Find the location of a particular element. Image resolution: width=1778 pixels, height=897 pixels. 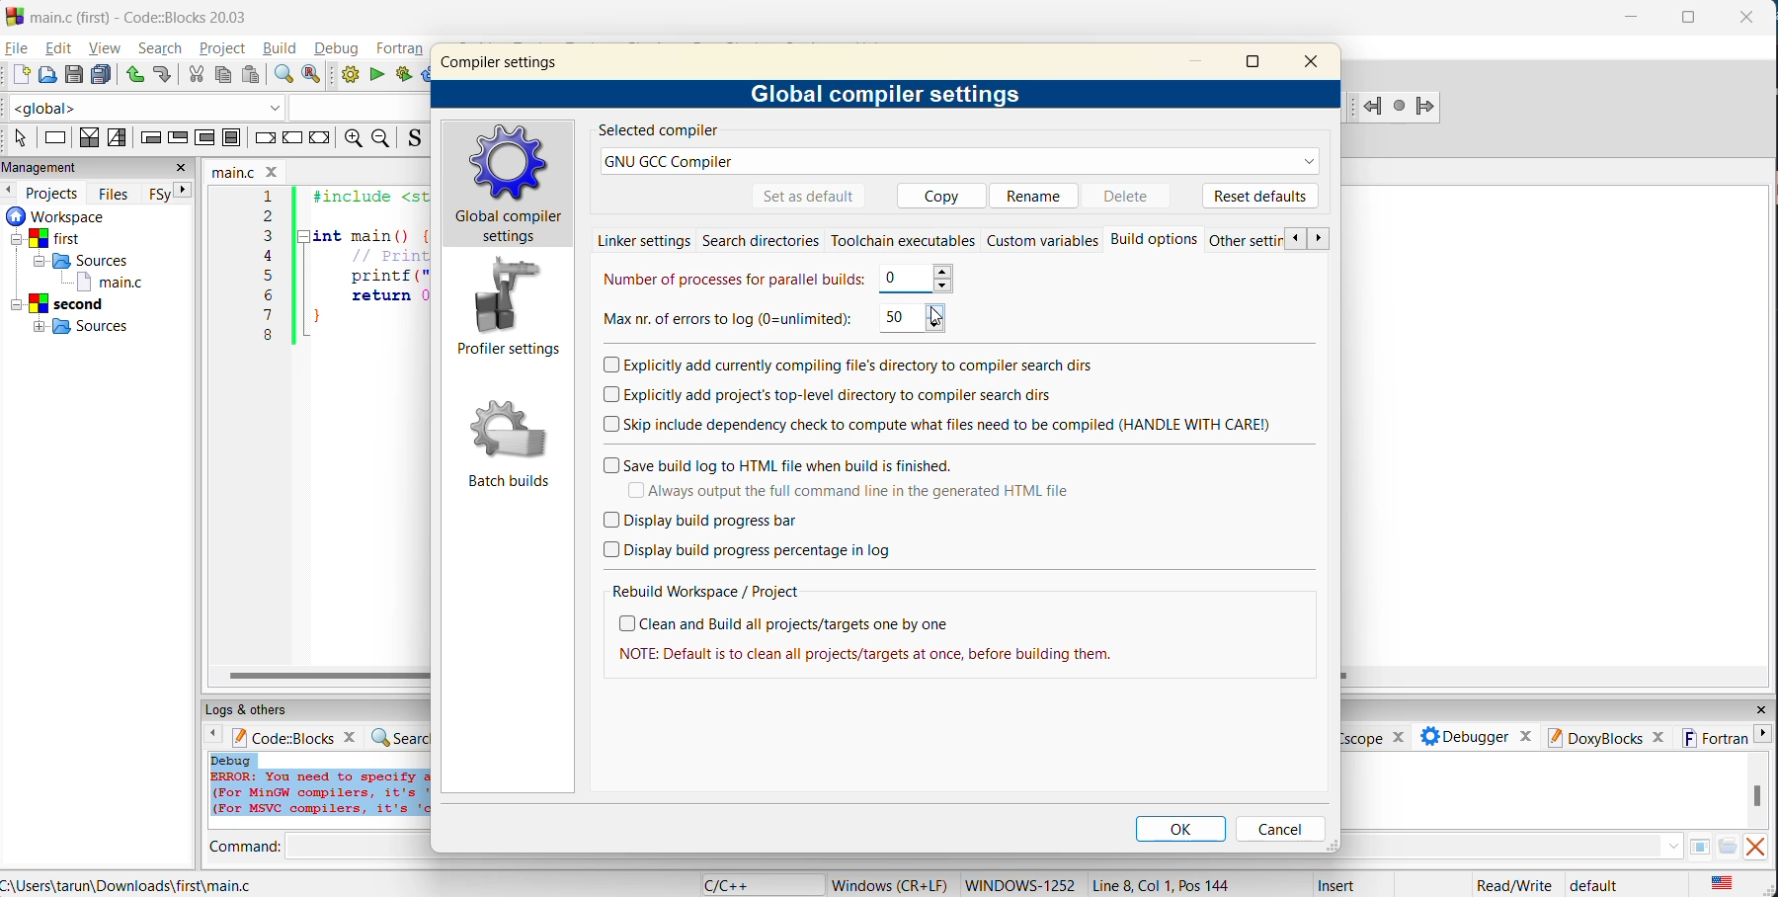

rebuild workspace/project is located at coordinates (703, 591).